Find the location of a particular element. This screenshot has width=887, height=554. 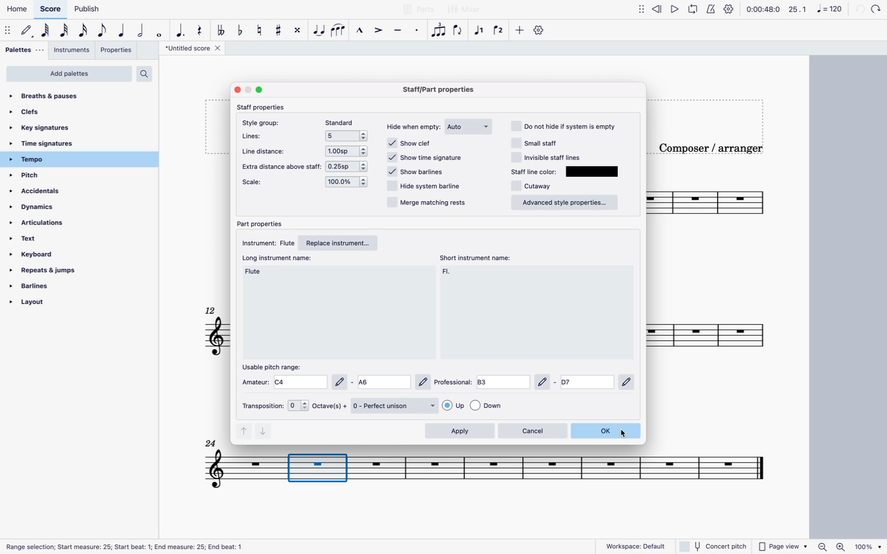

minimize is located at coordinates (248, 89).